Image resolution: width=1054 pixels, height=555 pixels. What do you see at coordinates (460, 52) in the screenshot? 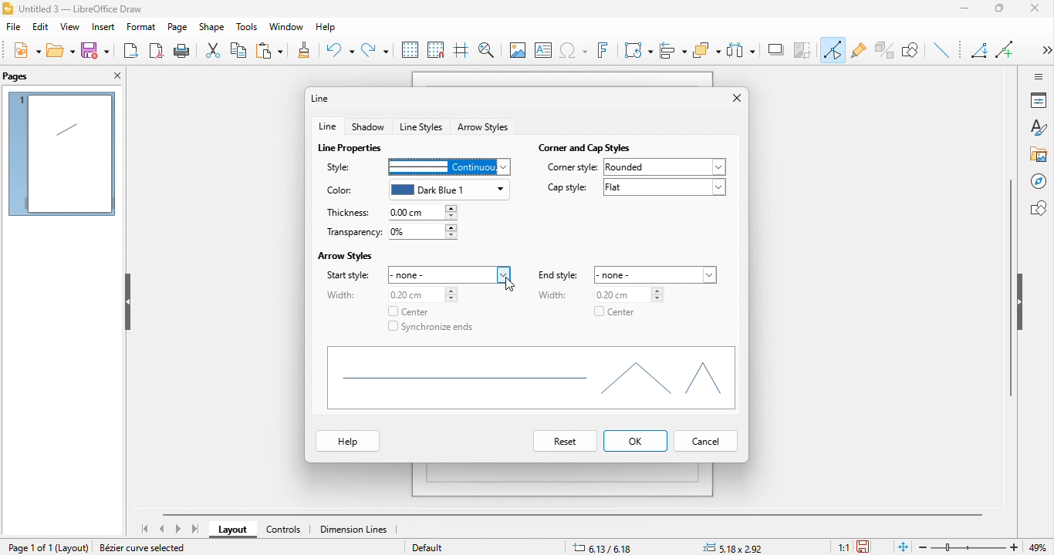
I see `helpline while moving` at bounding box center [460, 52].